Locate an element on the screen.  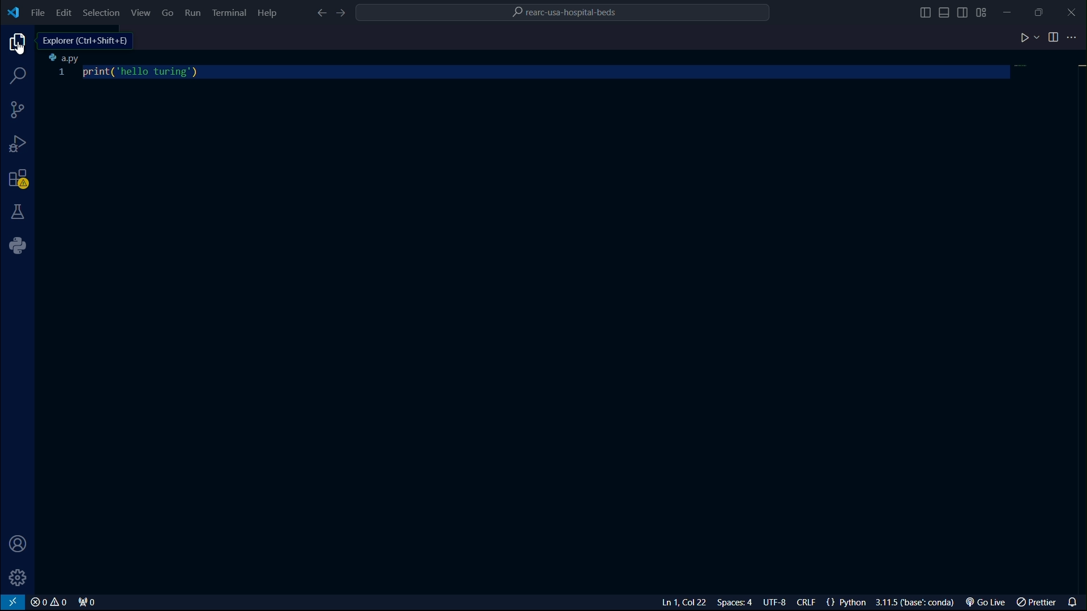
toggle panel is located at coordinates (945, 12).